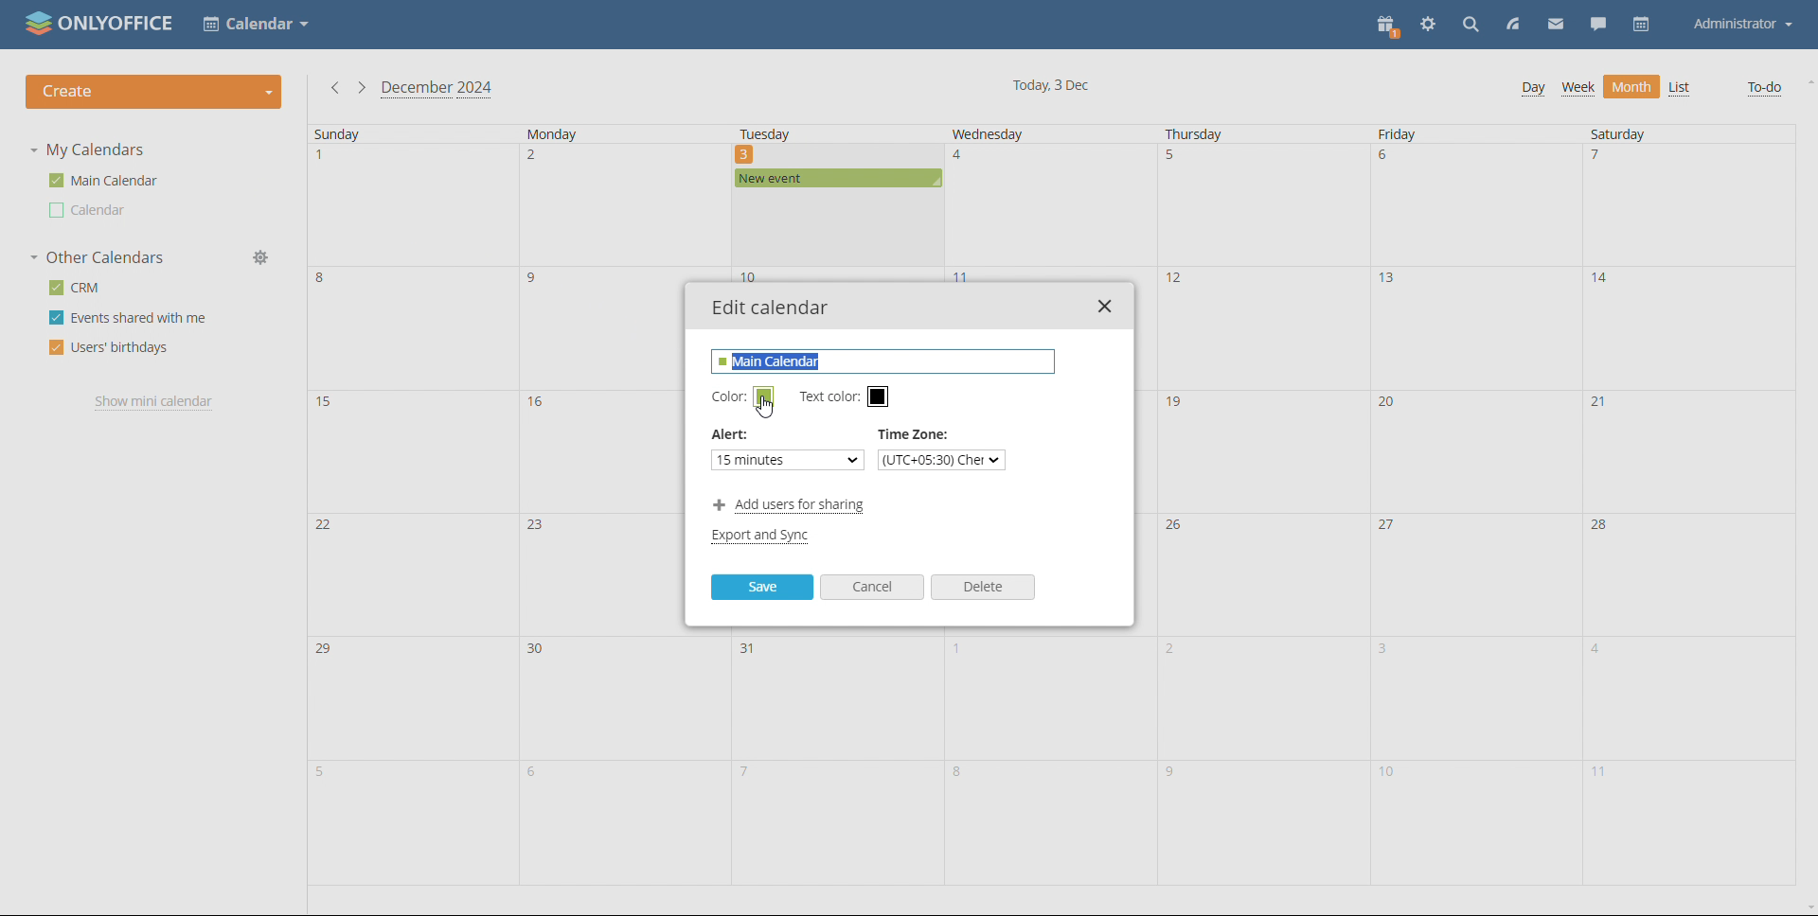  What do you see at coordinates (772, 308) in the screenshot?
I see `edit calendar` at bounding box center [772, 308].